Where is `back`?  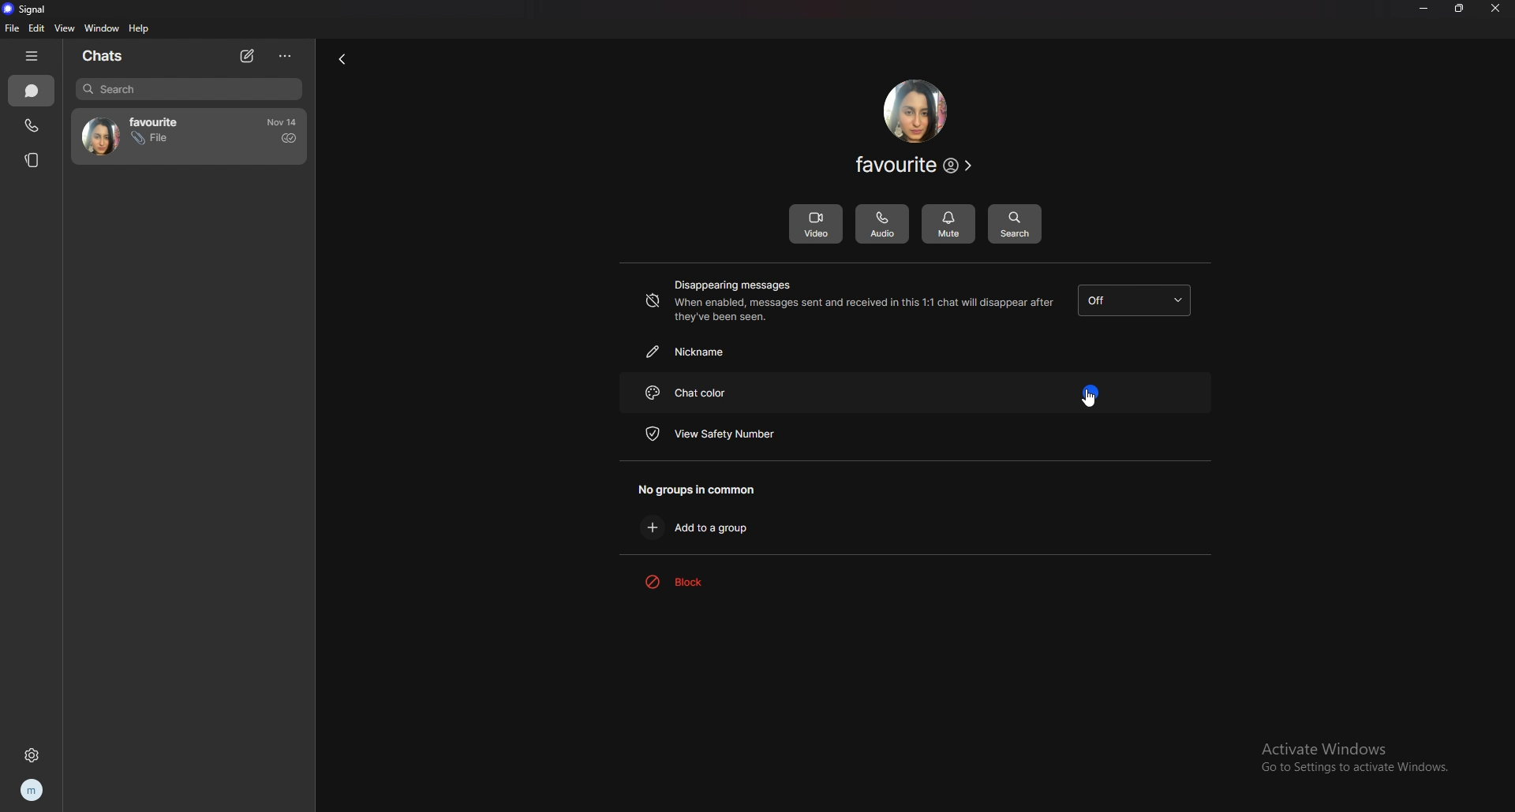 back is located at coordinates (346, 61).